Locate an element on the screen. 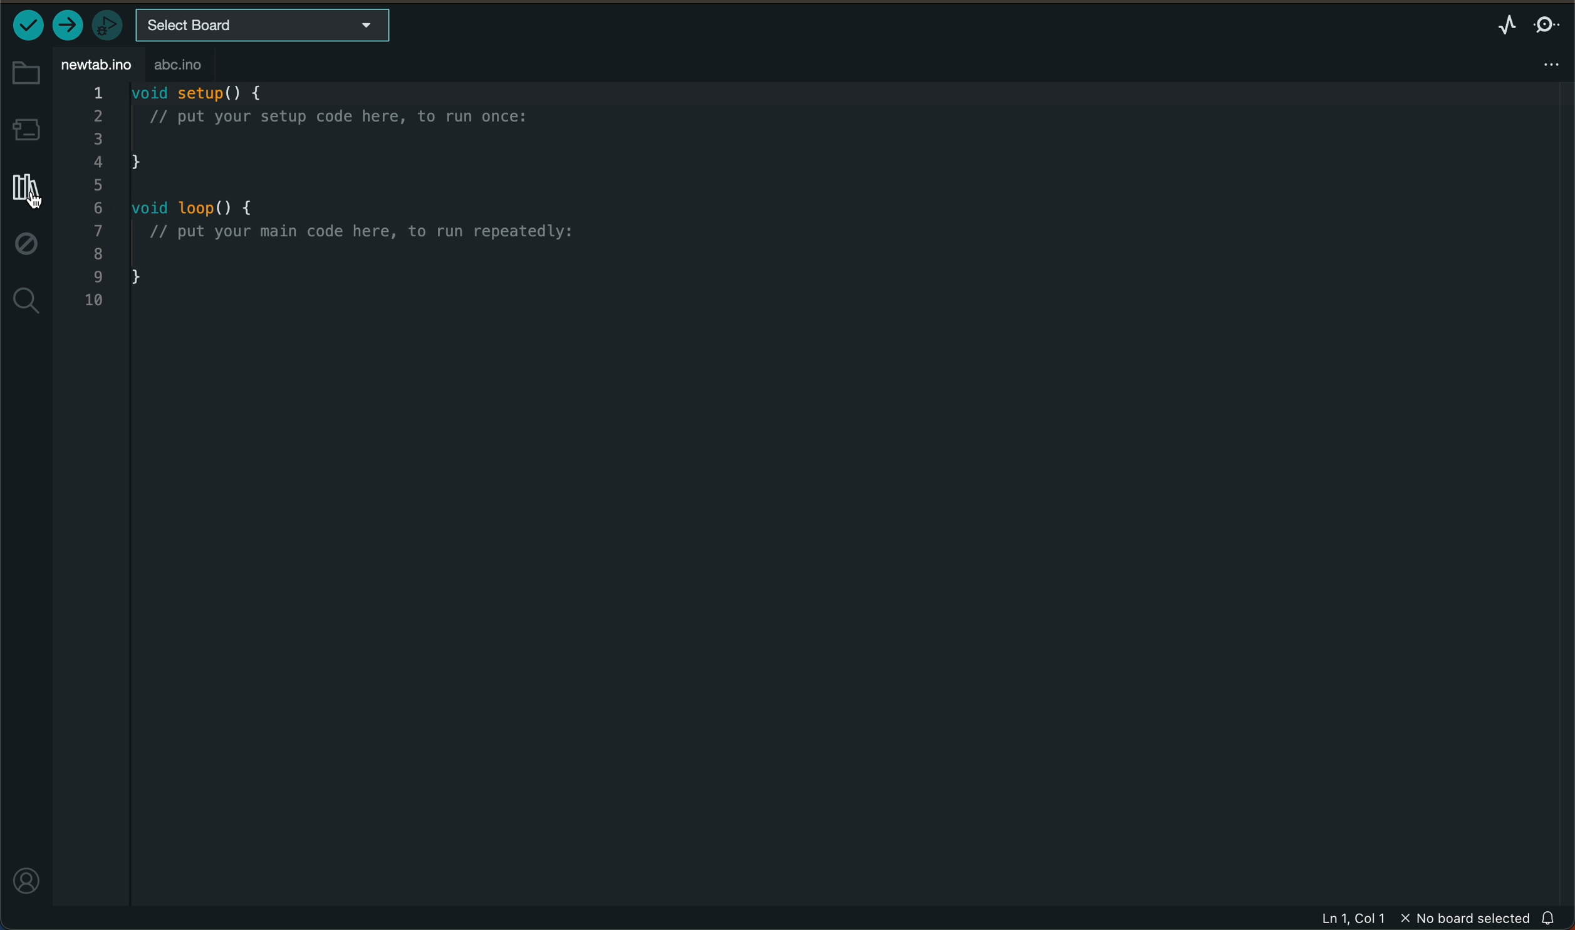 The image size is (1575, 930). profile is located at coordinates (28, 879).